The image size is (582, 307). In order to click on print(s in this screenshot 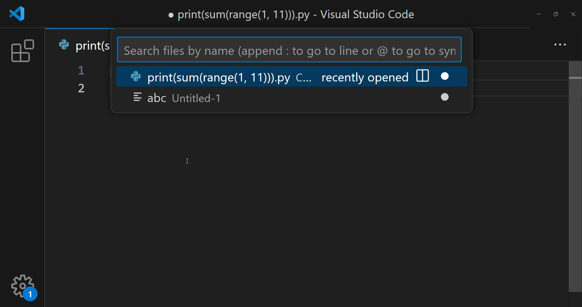, I will do `click(82, 45)`.